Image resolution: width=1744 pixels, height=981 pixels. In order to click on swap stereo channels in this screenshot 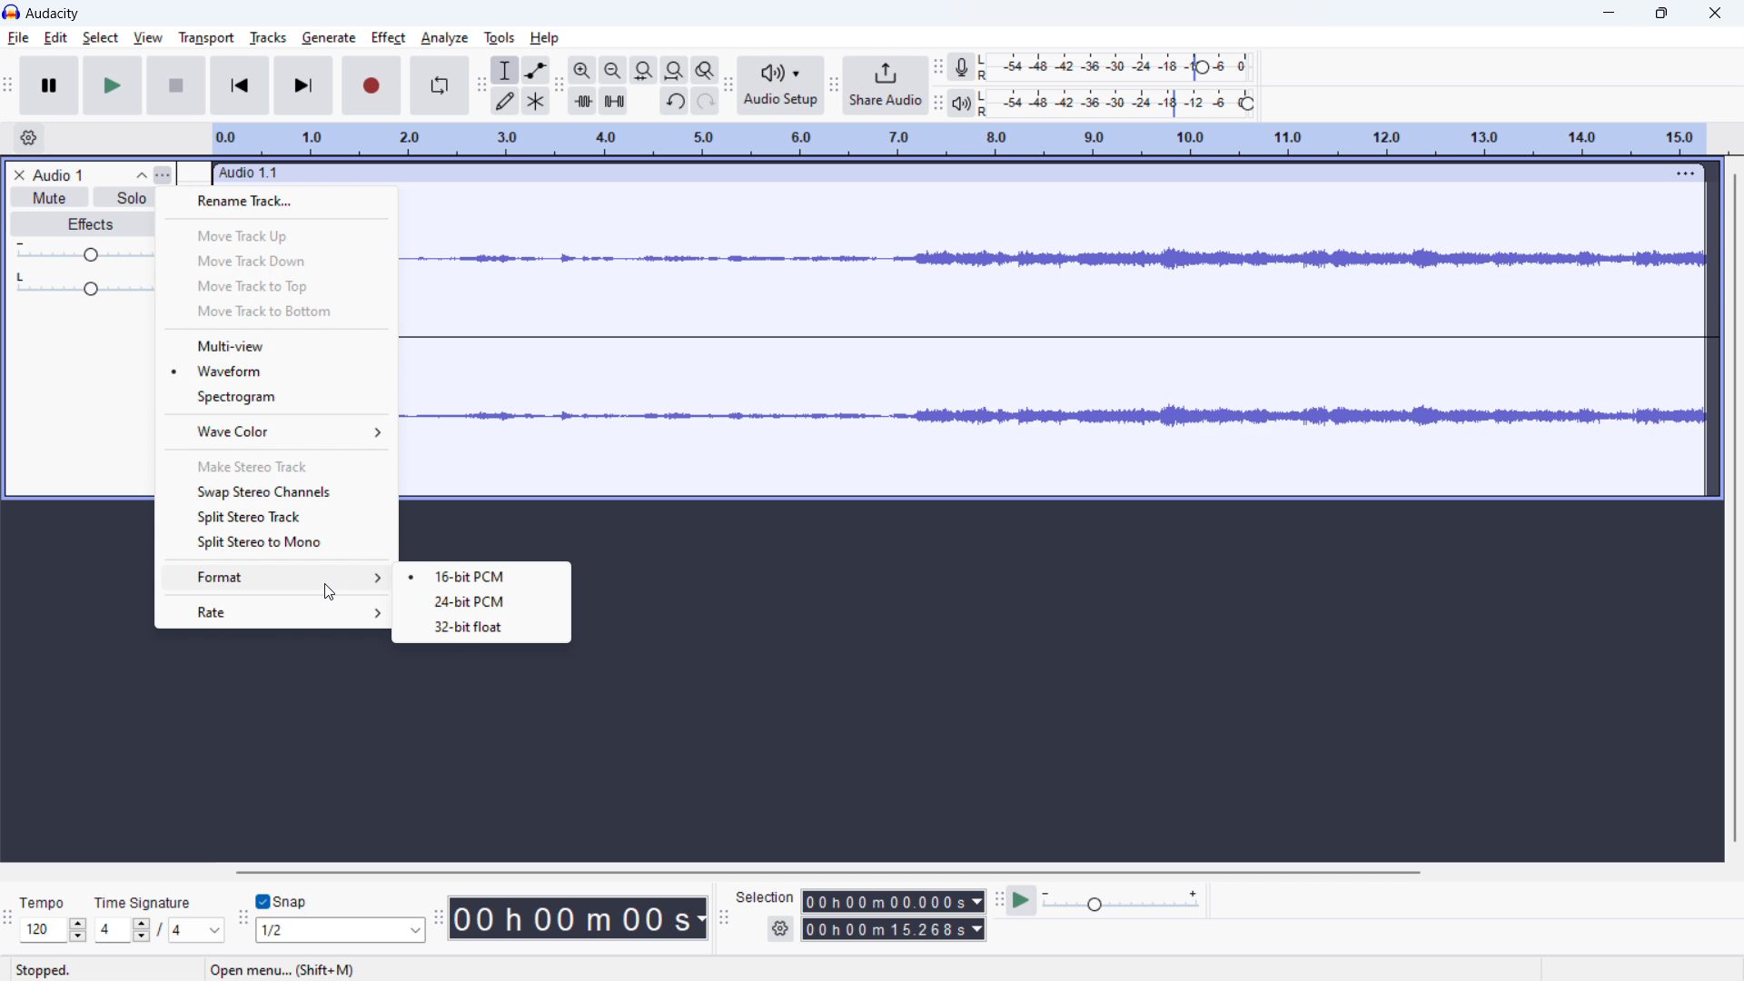, I will do `click(274, 491)`.